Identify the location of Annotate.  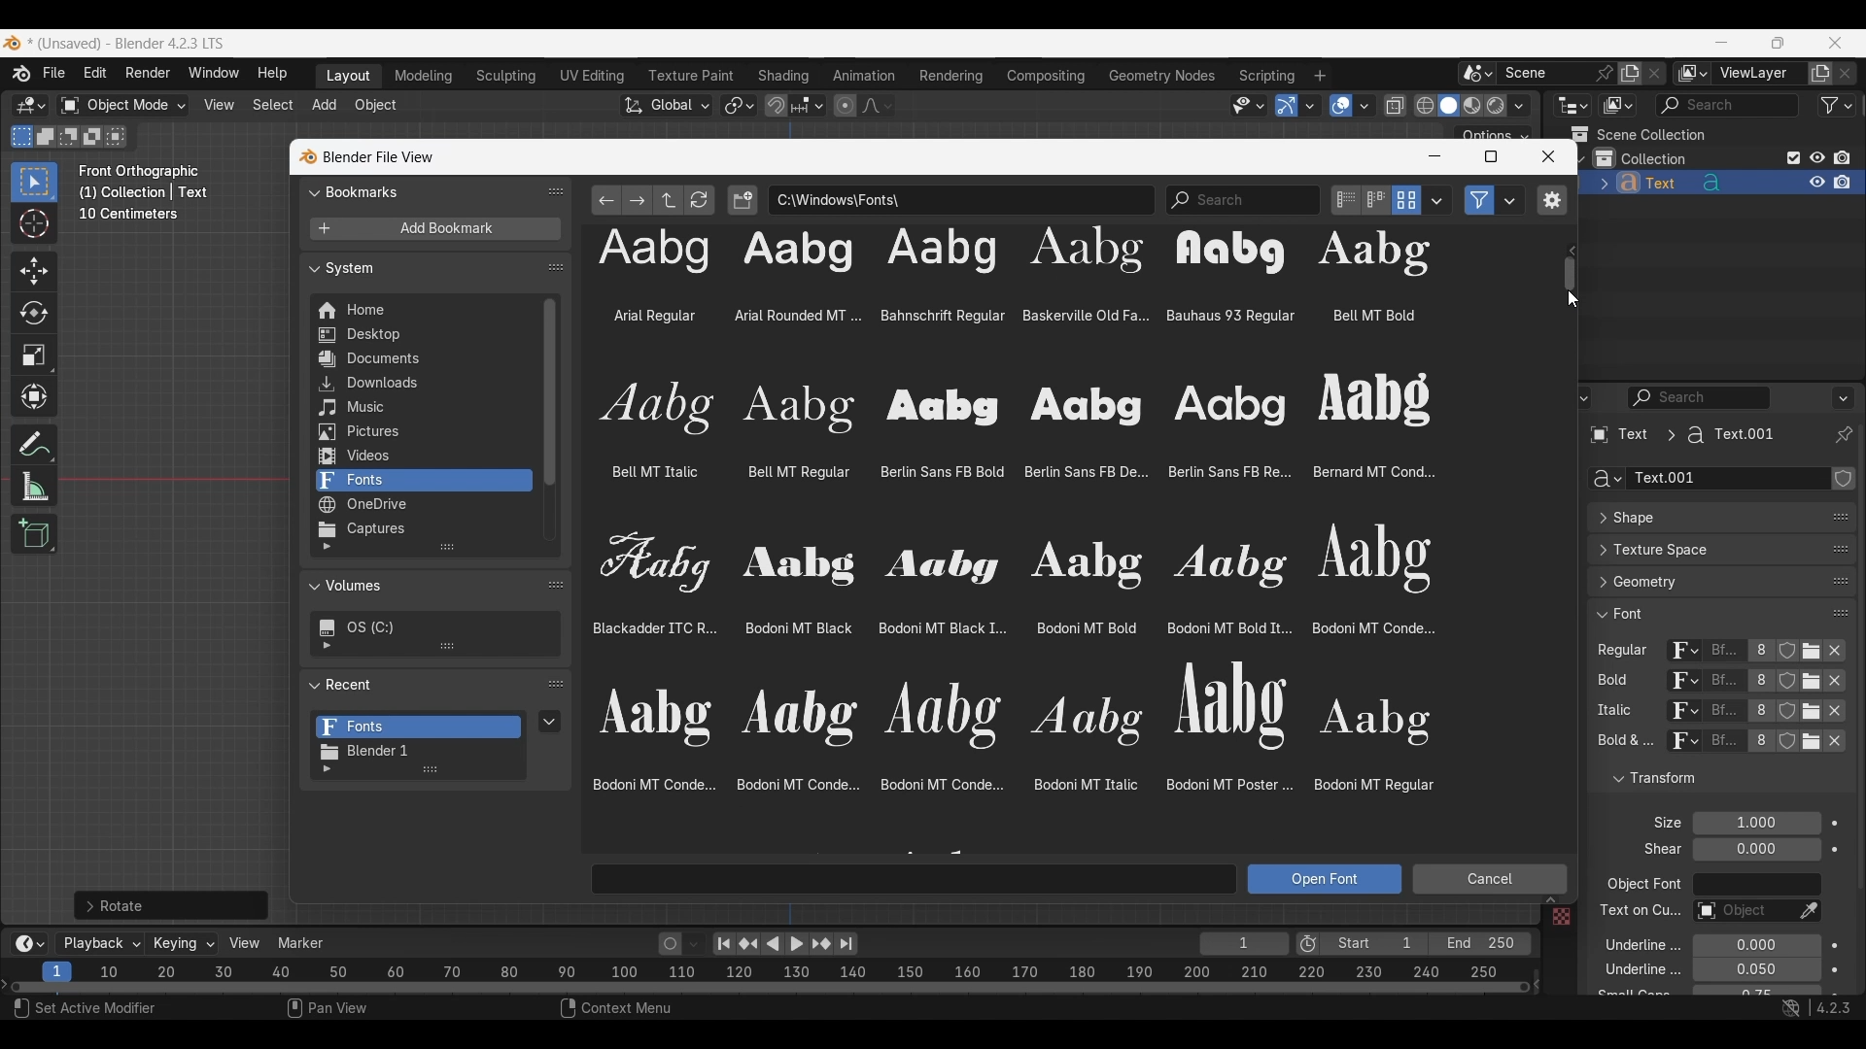
(34, 445).